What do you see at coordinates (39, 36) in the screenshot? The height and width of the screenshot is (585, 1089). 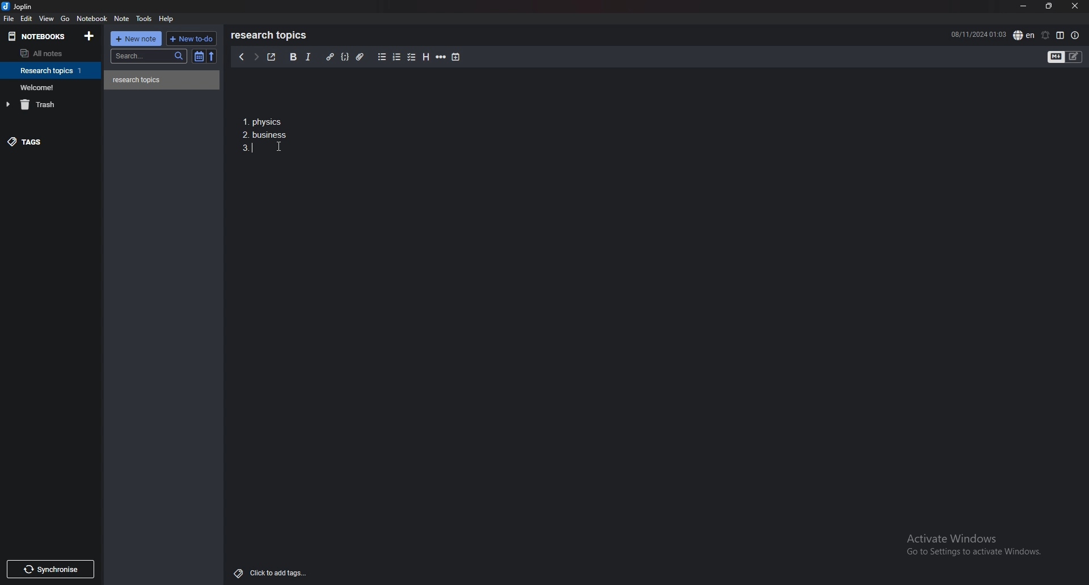 I see `notebooks` at bounding box center [39, 36].